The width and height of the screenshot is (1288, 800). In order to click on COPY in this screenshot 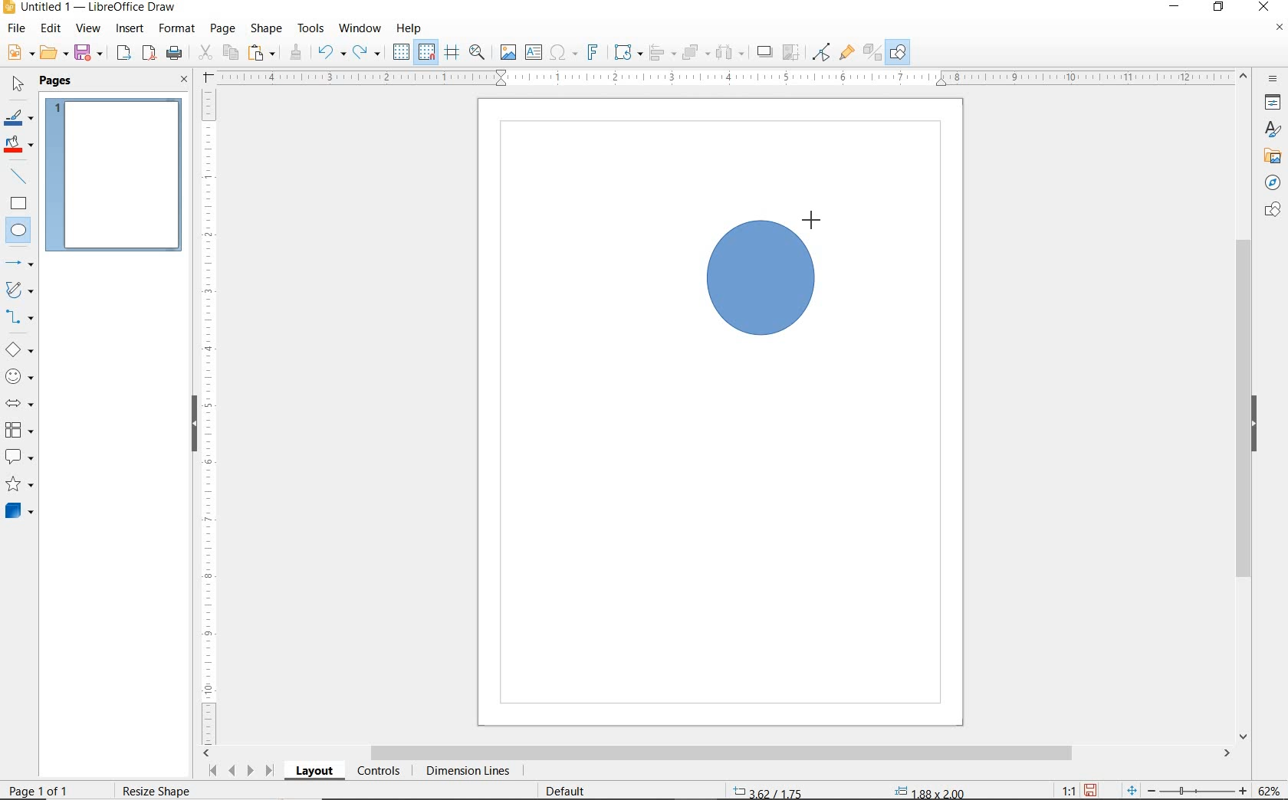, I will do `click(231, 51)`.